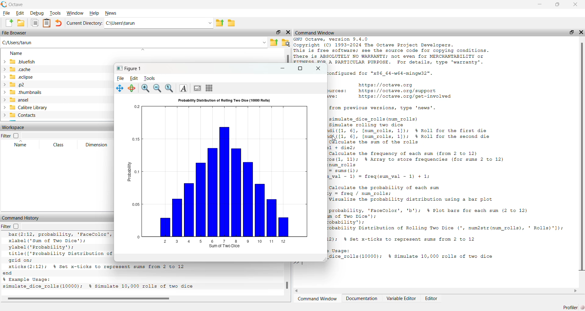 This screenshot has width=585, height=311. I want to click on text, so click(184, 89).